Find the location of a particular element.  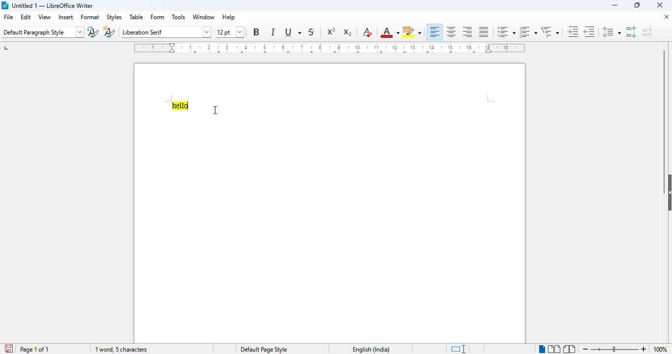

dropdown is located at coordinates (209, 31).